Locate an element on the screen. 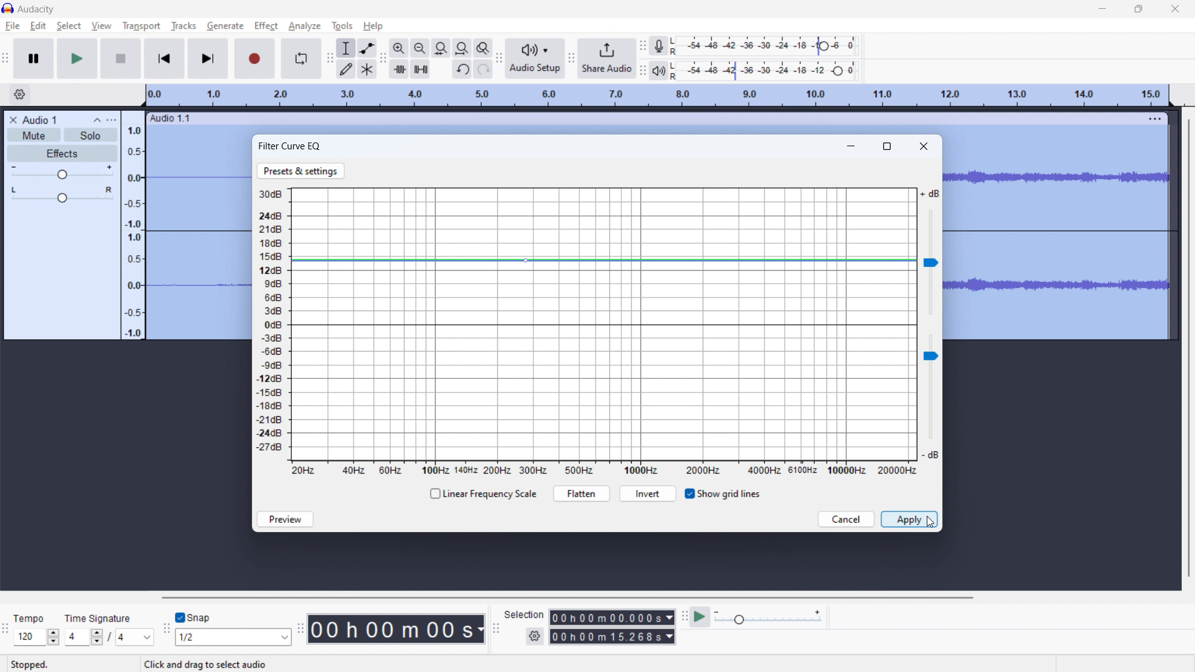 The height and width of the screenshot is (672, 1195). audio setup is located at coordinates (536, 58).